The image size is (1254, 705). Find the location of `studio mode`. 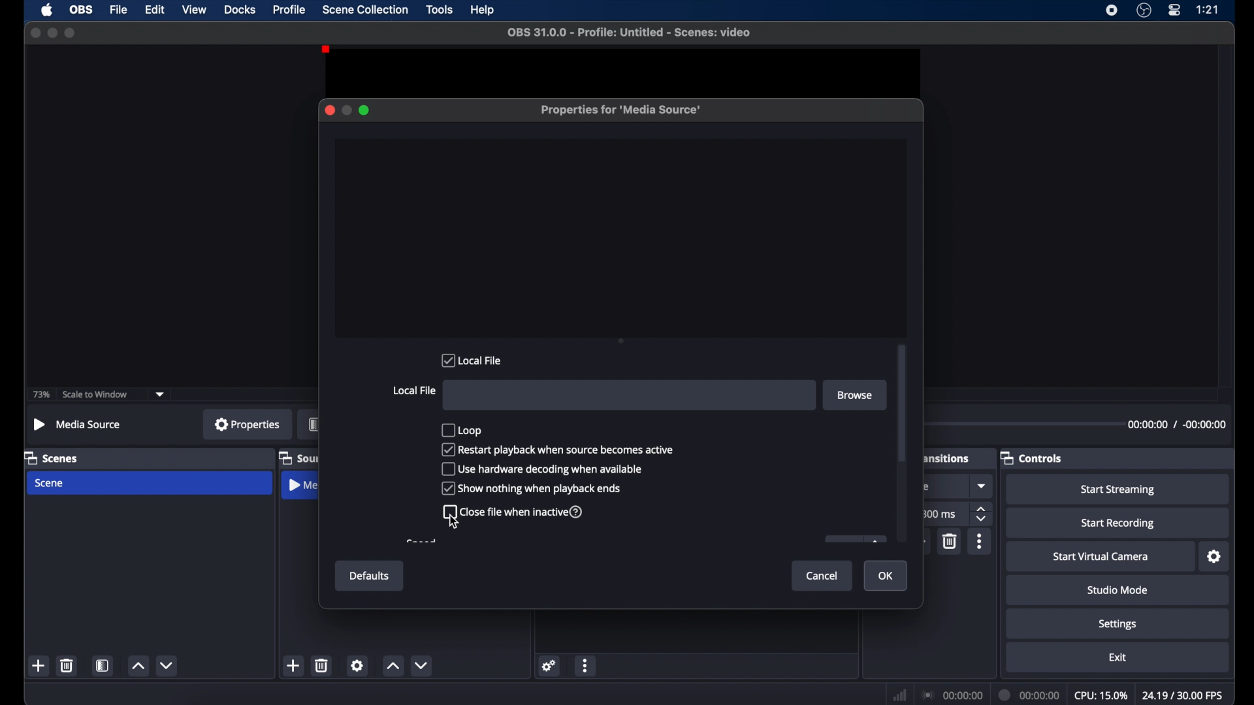

studio mode is located at coordinates (1116, 590).